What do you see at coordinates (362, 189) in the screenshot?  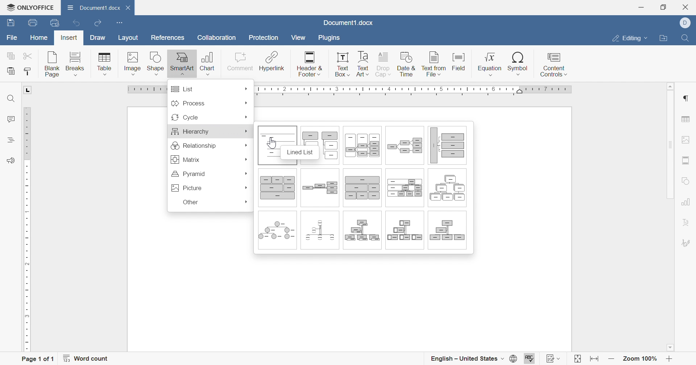 I see `Table hierarchy` at bounding box center [362, 189].